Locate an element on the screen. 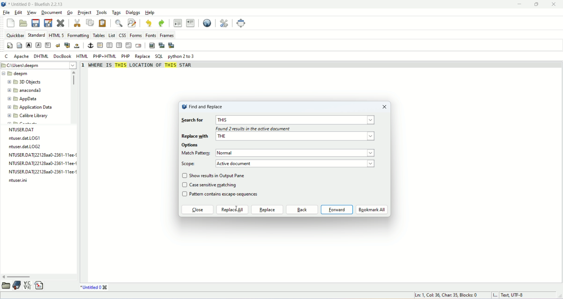 This screenshot has height=299, width=563. save file is located at coordinates (36, 23).